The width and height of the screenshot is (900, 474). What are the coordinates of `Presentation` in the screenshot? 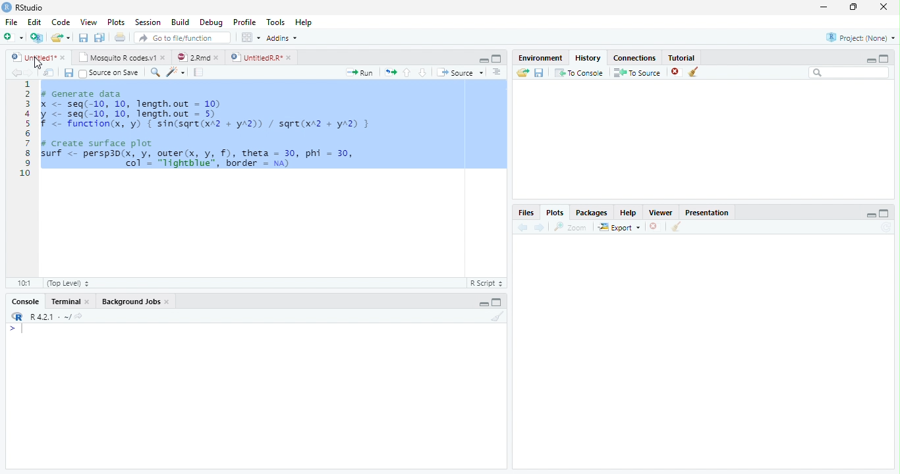 It's located at (707, 212).